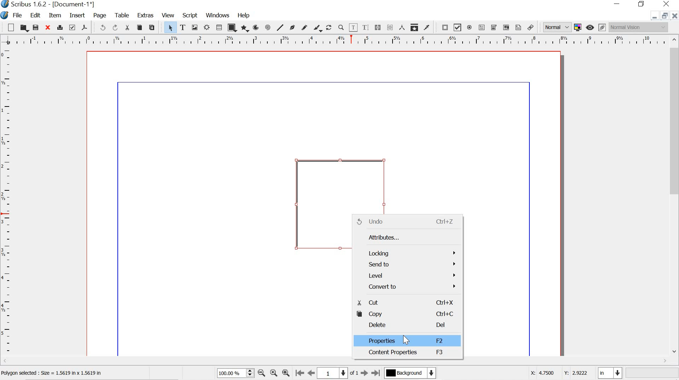 The image size is (679, 380). I want to click on redo, so click(116, 28).